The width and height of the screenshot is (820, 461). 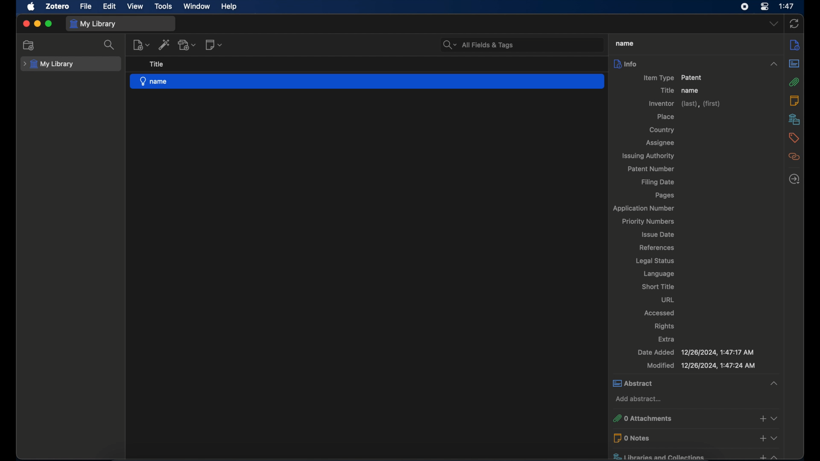 What do you see at coordinates (94, 23) in the screenshot?
I see `my library` at bounding box center [94, 23].